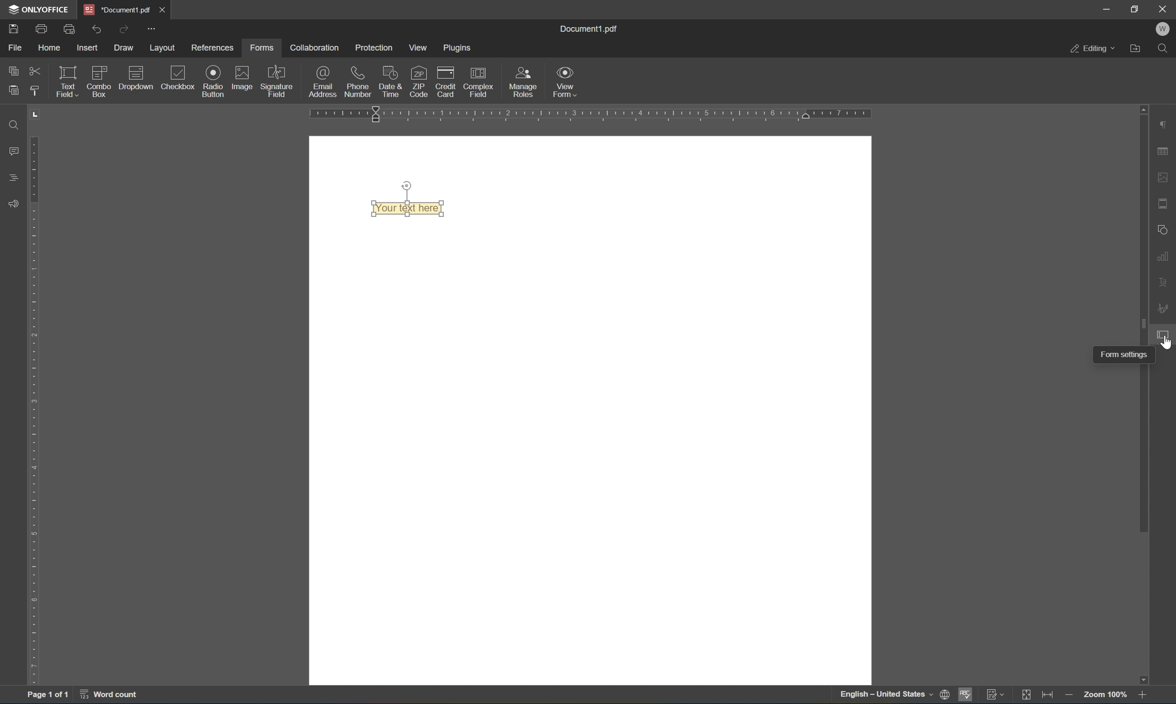  I want to click on W, so click(1162, 30).